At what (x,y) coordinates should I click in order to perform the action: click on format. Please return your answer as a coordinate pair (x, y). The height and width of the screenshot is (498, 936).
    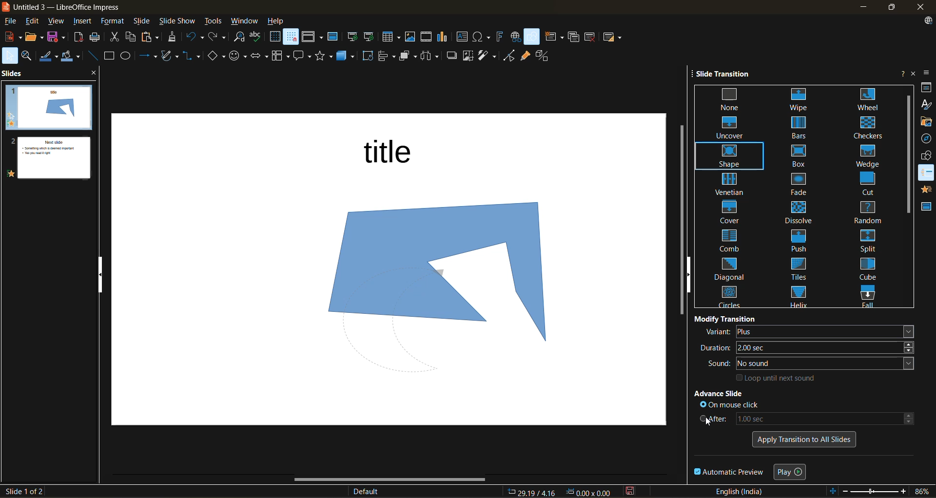
    Looking at the image, I should click on (114, 22).